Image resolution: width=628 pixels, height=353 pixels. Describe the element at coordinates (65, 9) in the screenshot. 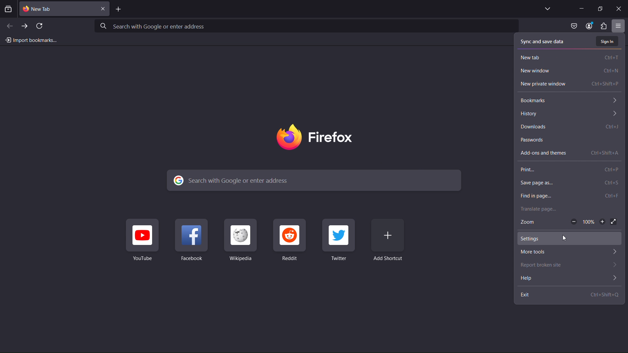

I see `New Tab` at that location.